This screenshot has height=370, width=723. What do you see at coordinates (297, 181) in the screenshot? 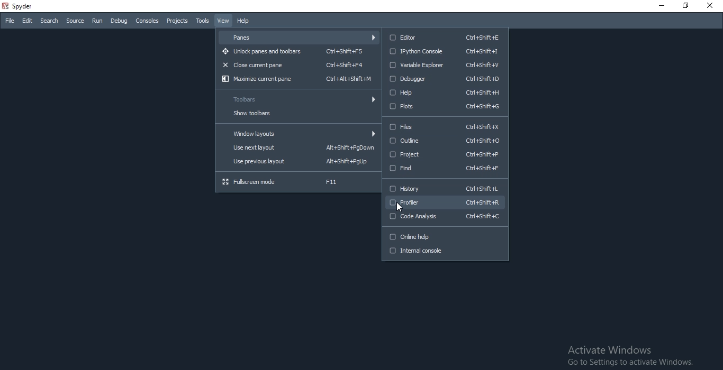
I see `Fullscreen mode` at bounding box center [297, 181].